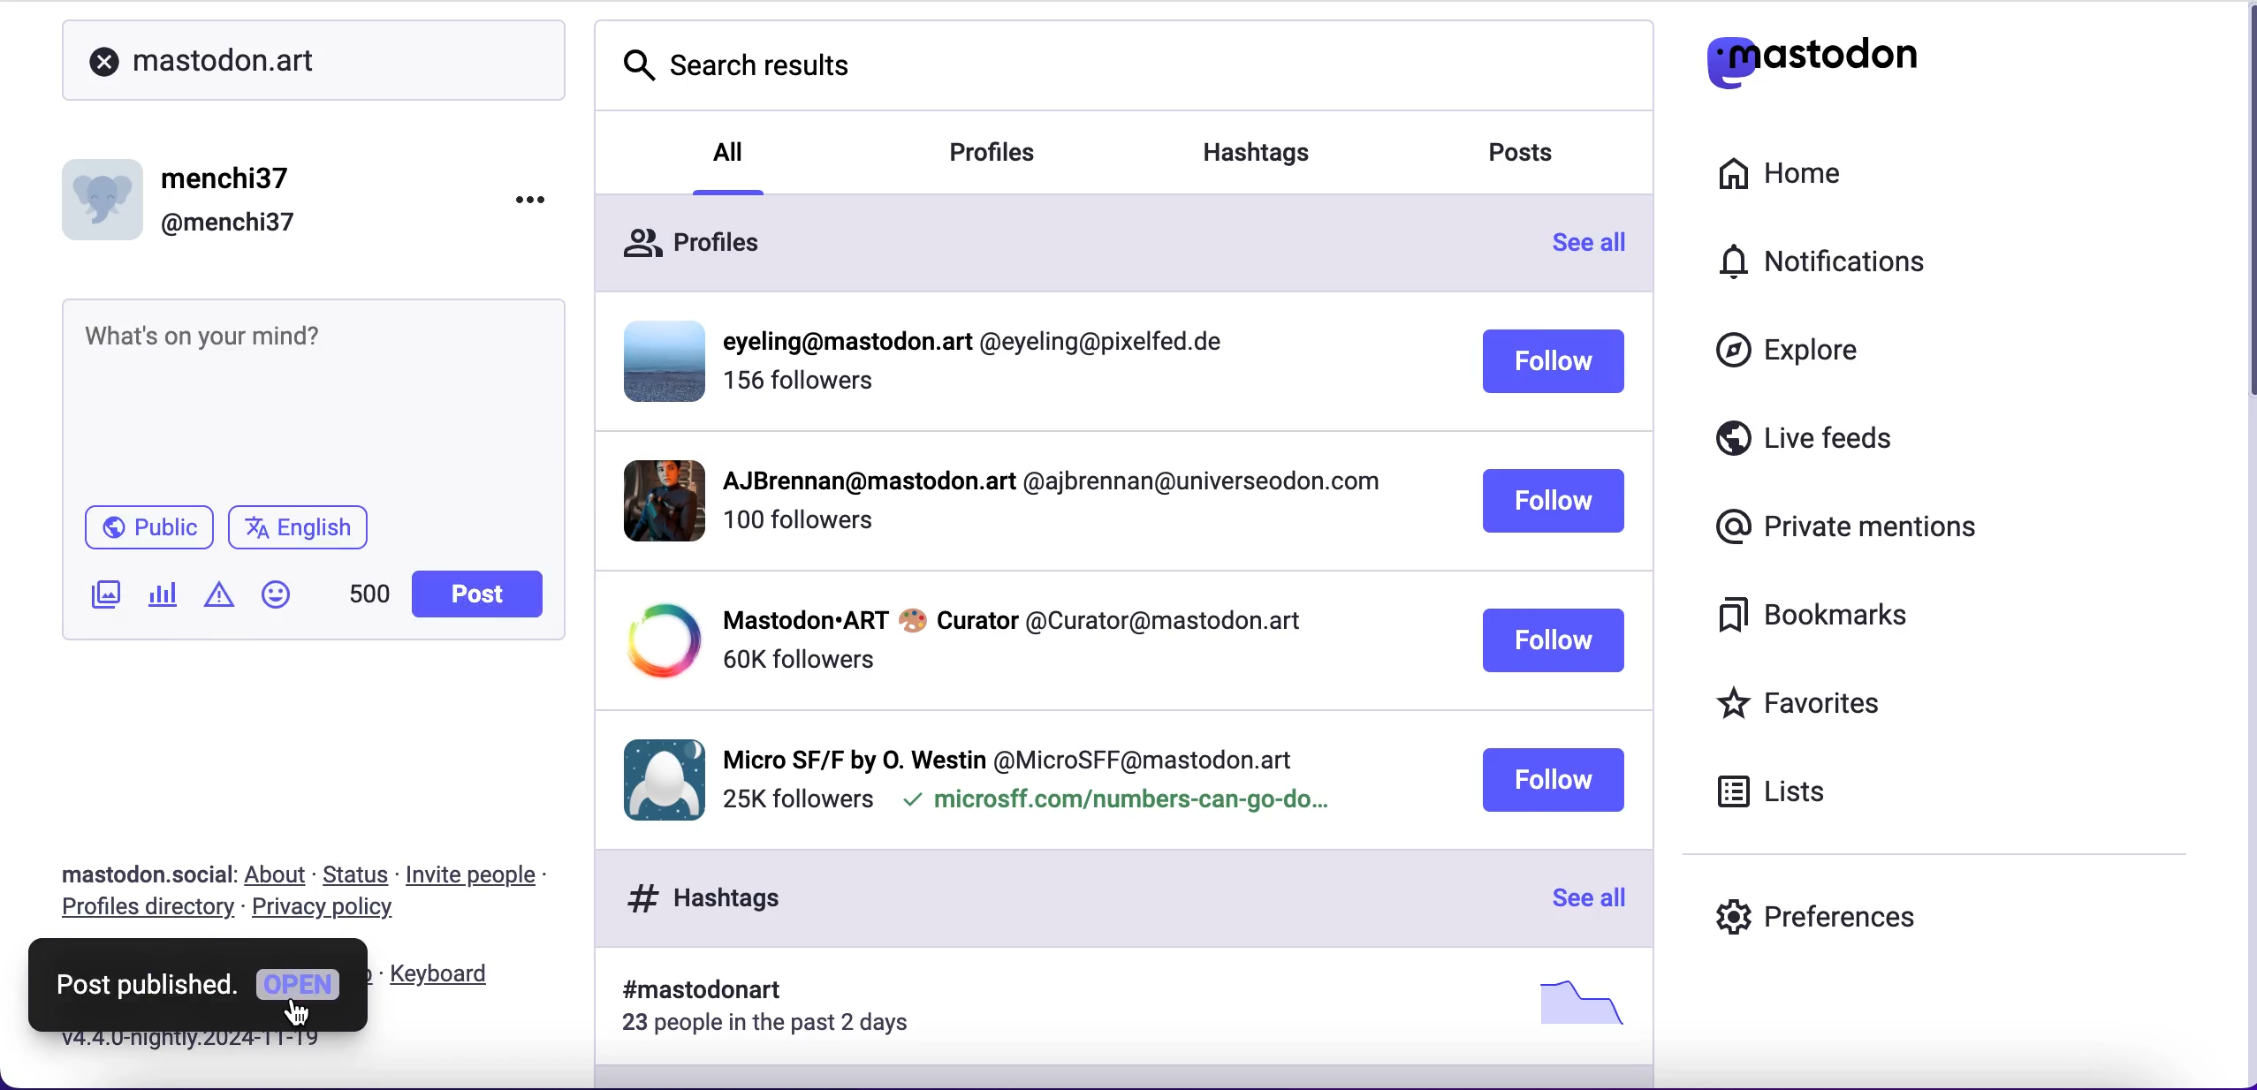 The width and height of the screenshot is (2257, 1090). Describe the element at coordinates (1020, 155) in the screenshot. I see `profiles` at that location.